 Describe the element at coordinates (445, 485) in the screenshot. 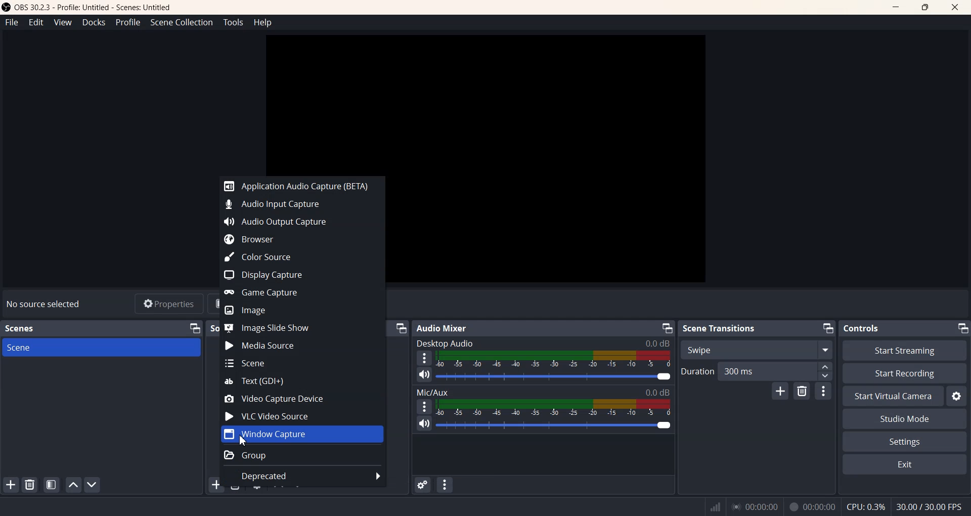

I see `Audio mixer menu` at that location.